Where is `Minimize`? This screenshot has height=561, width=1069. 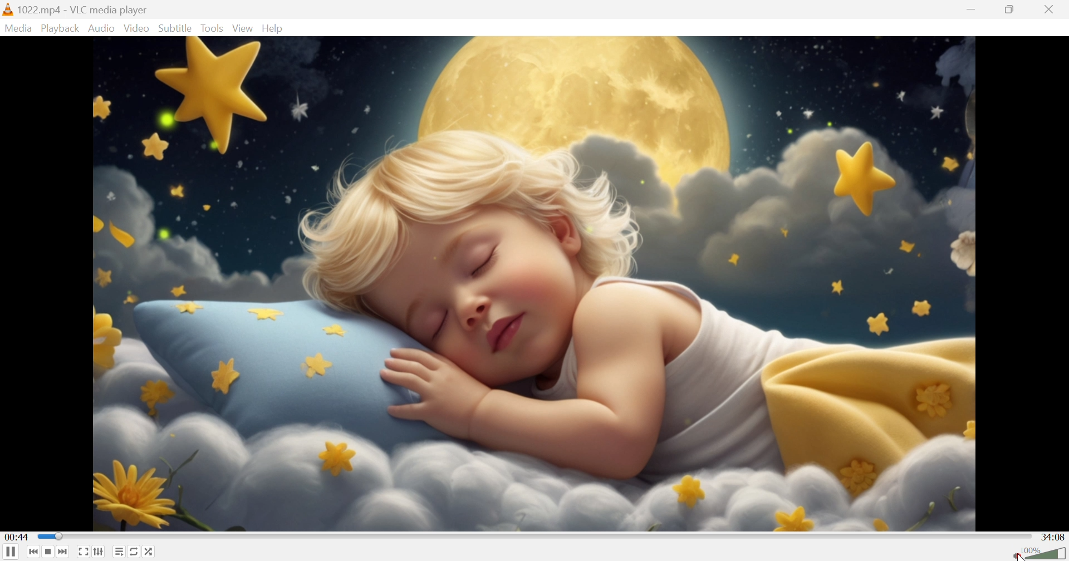
Minimize is located at coordinates (974, 8).